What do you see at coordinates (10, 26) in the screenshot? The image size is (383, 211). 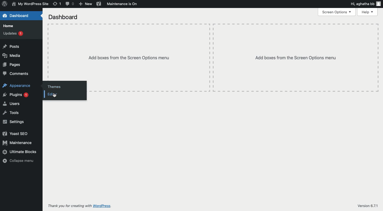 I see `Home` at bounding box center [10, 26].